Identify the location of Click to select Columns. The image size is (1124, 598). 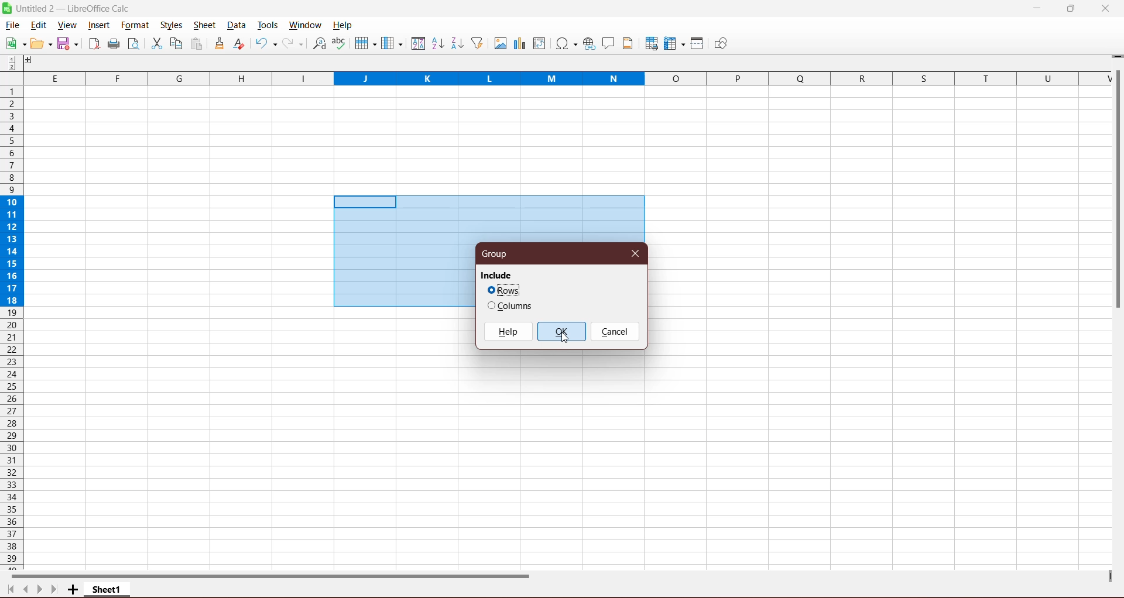
(512, 305).